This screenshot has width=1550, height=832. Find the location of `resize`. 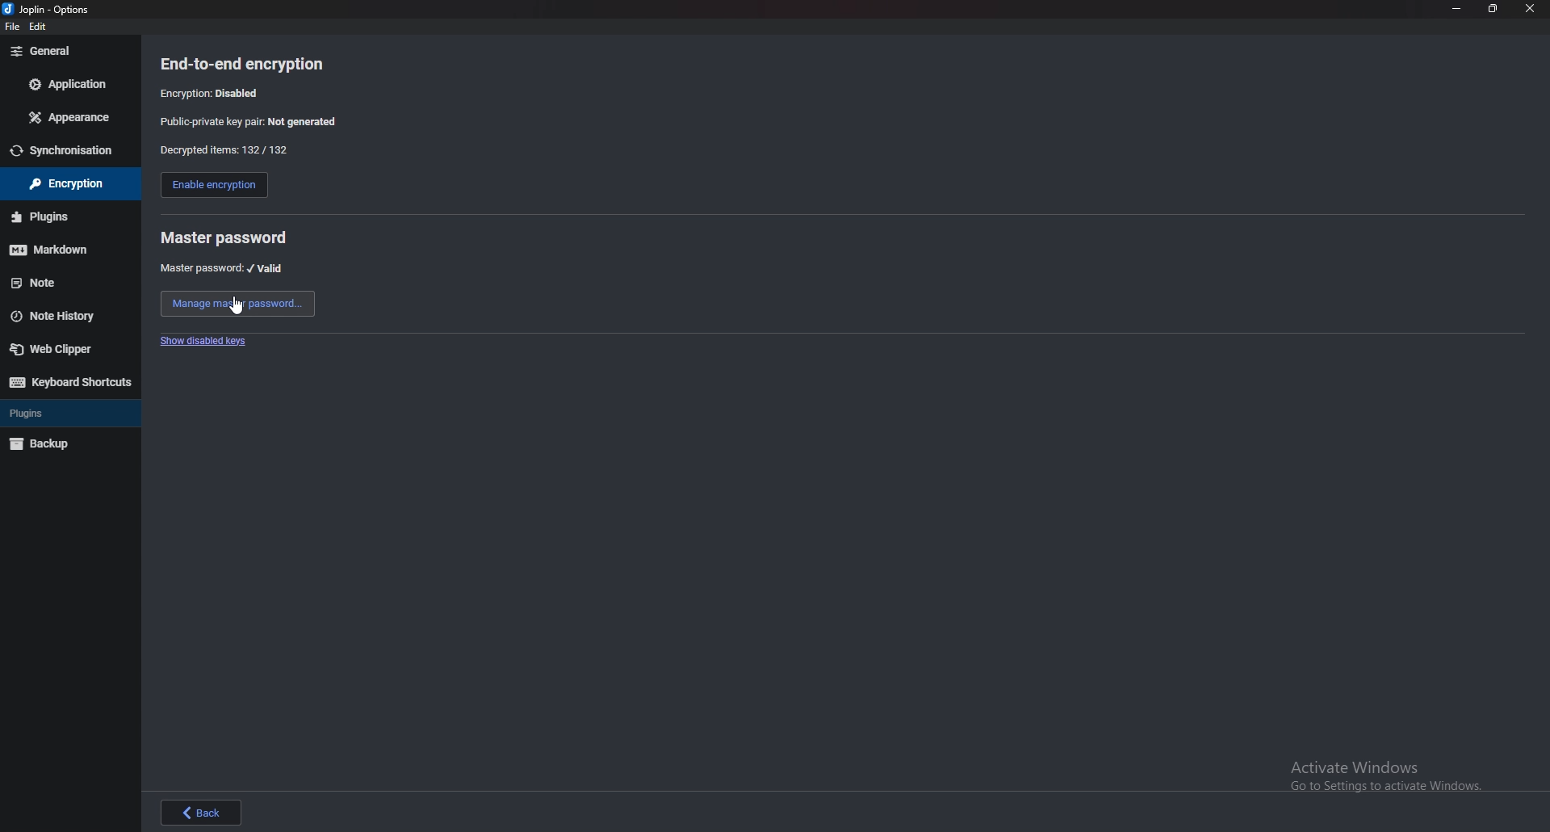

resize is located at coordinates (1494, 10).